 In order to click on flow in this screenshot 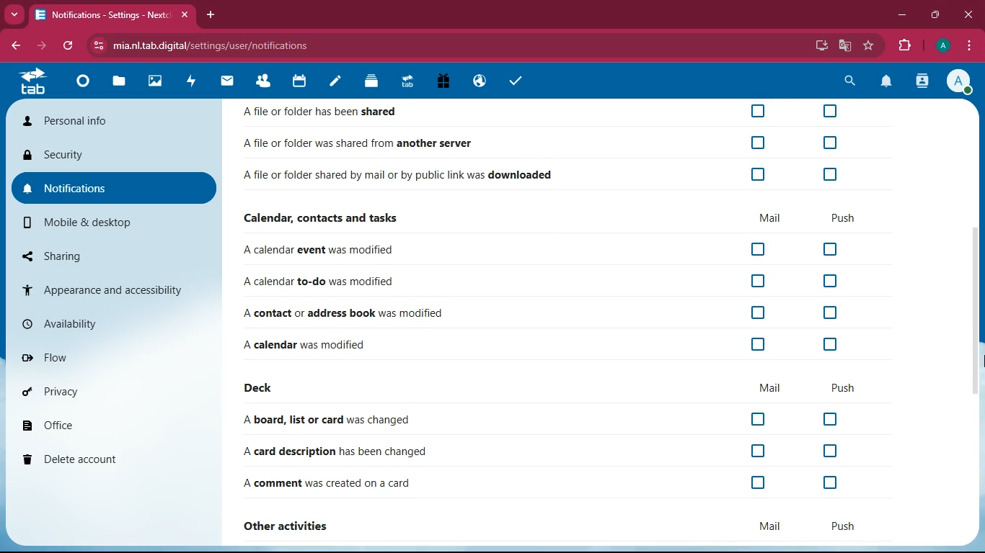, I will do `click(110, 356)`.